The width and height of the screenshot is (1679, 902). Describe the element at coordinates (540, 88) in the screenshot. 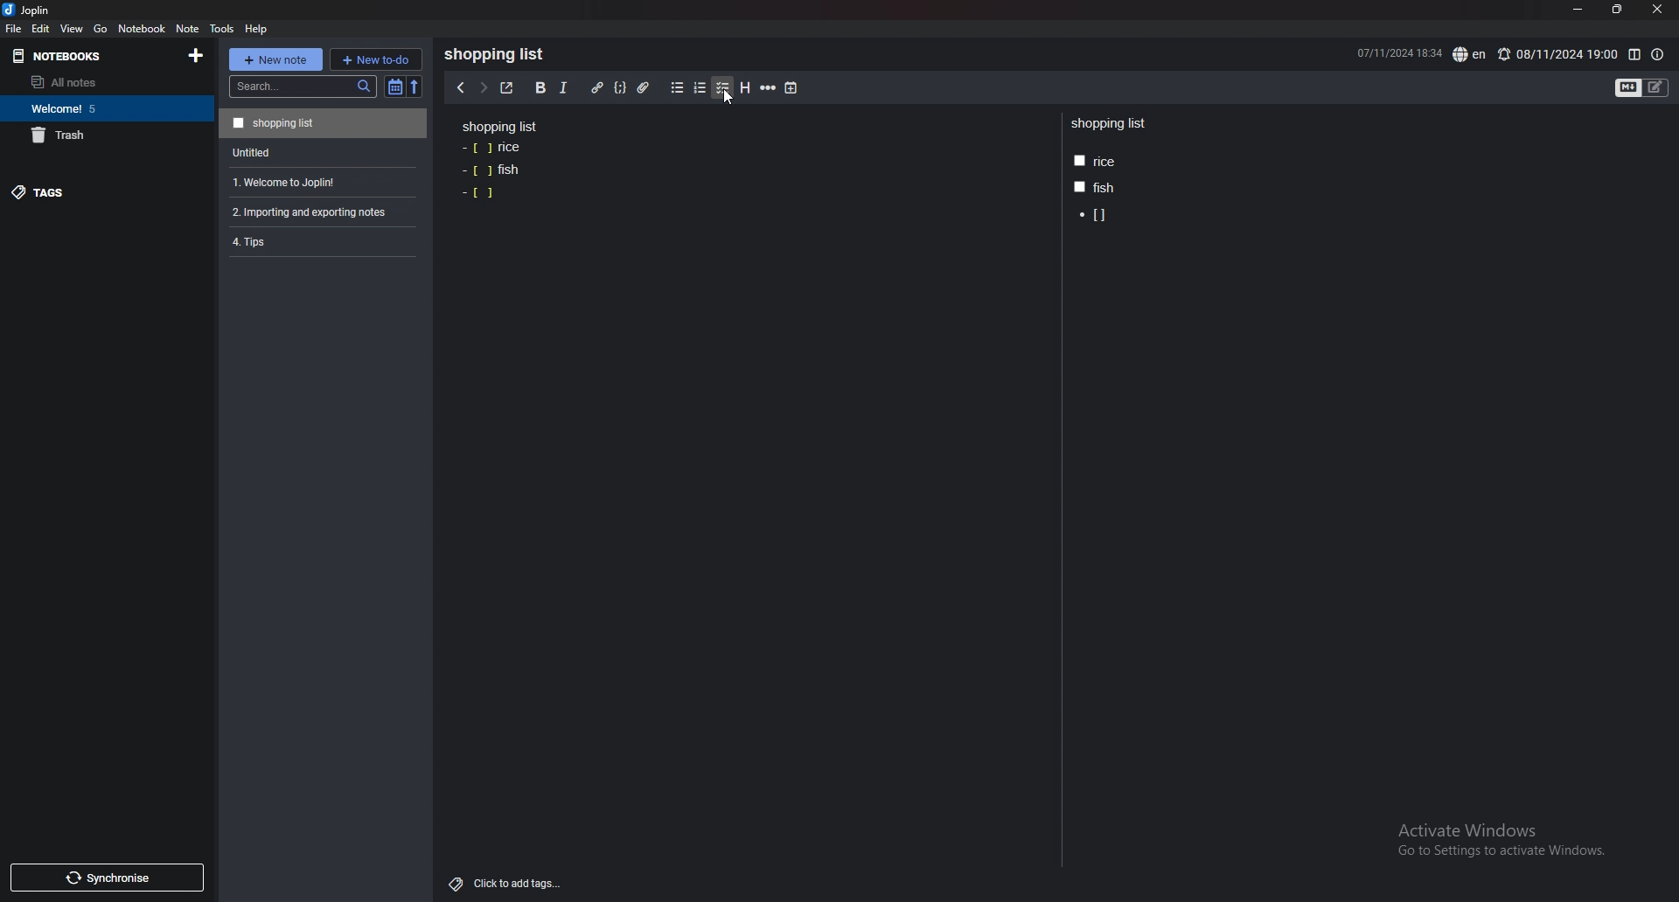

I see `bold` at that location.